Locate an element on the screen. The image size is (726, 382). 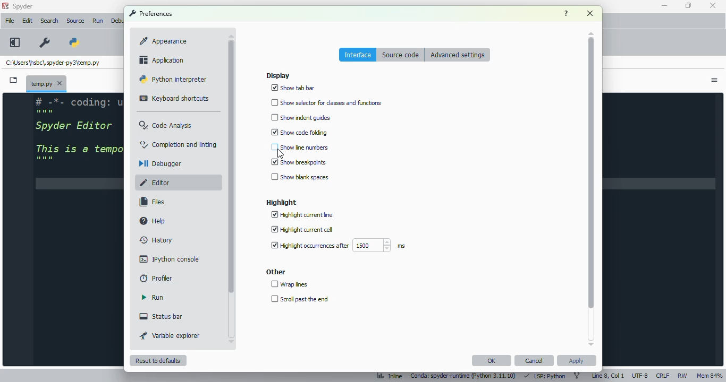
cancel is located at coordinates (535, 361).